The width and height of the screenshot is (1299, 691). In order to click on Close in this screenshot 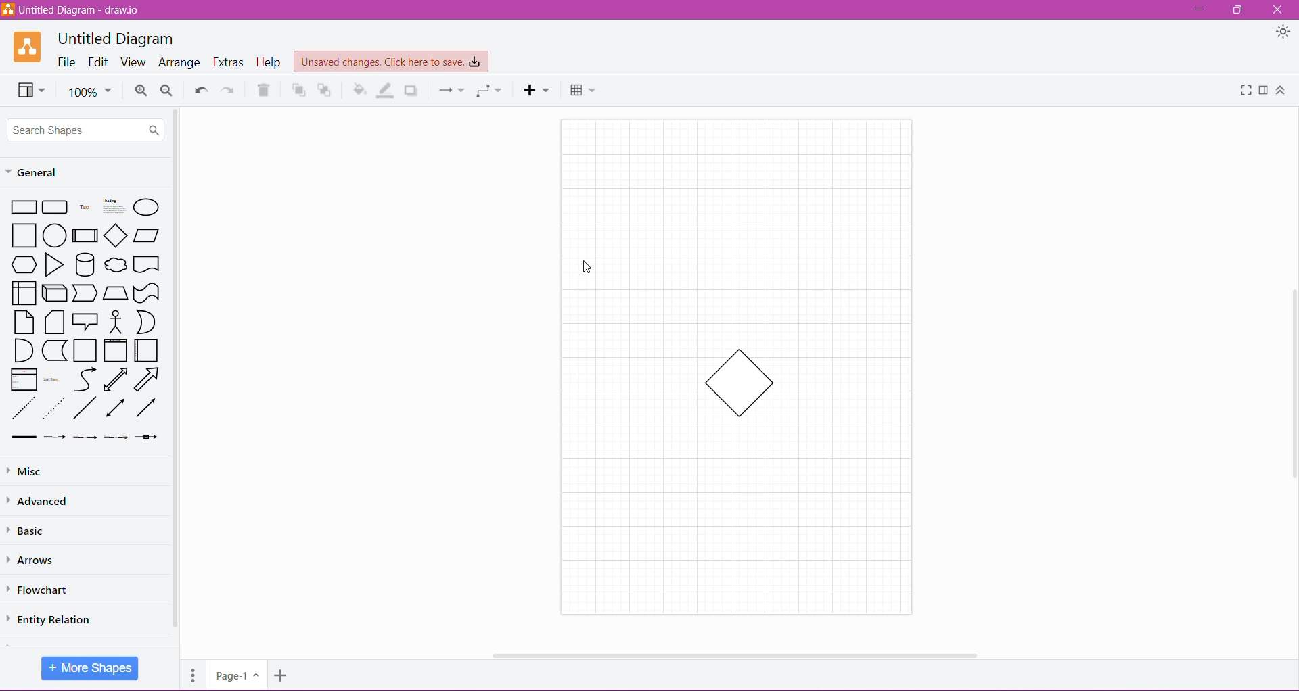, I will do `click(1278, 9)`.